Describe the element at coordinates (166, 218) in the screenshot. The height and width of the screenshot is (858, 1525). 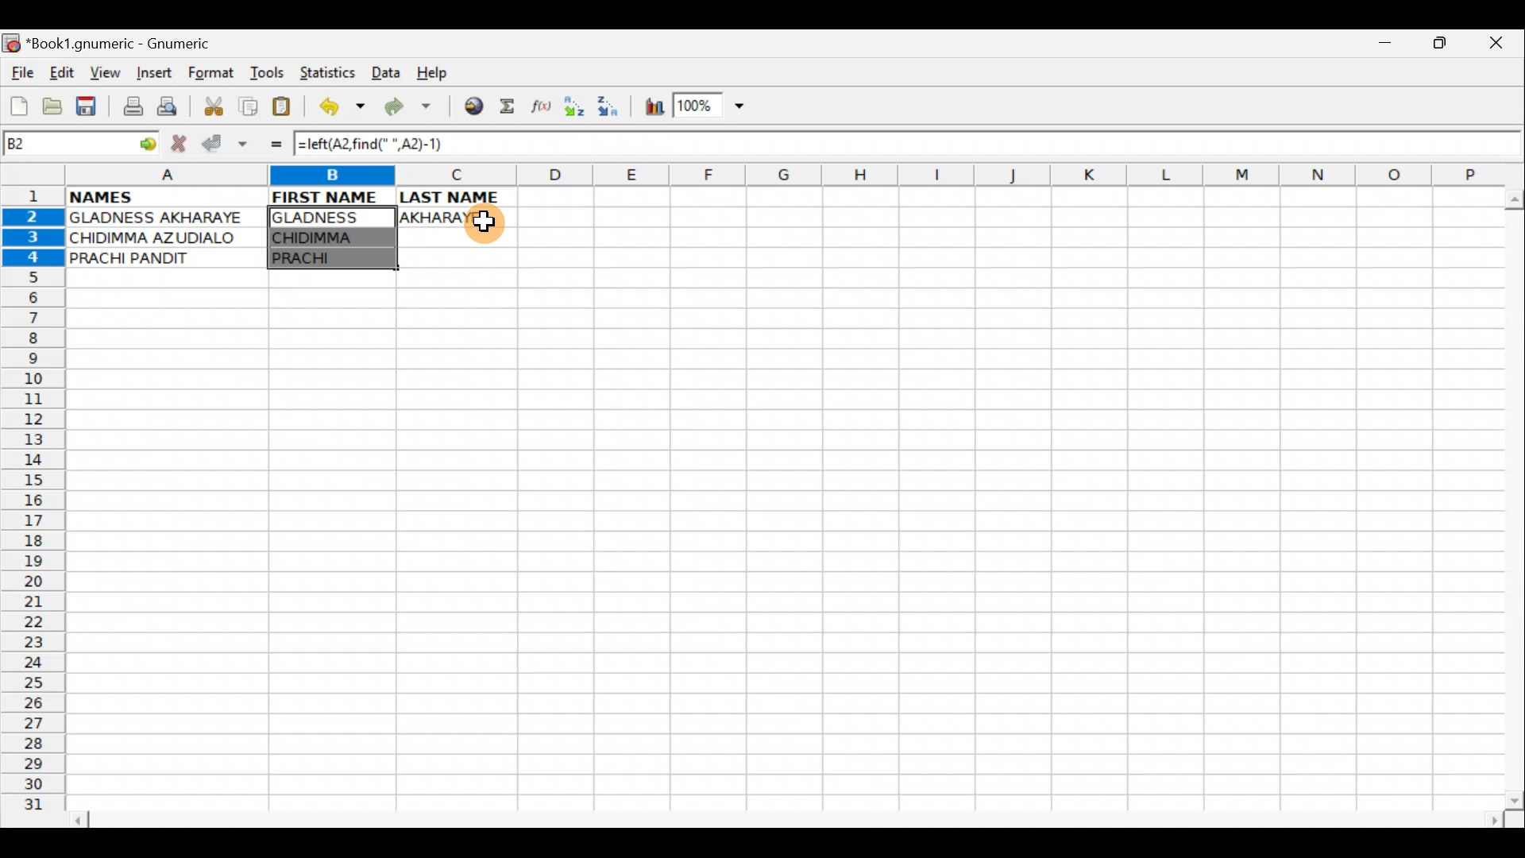
I see `GLADNESS AKHARAYE` at that location.